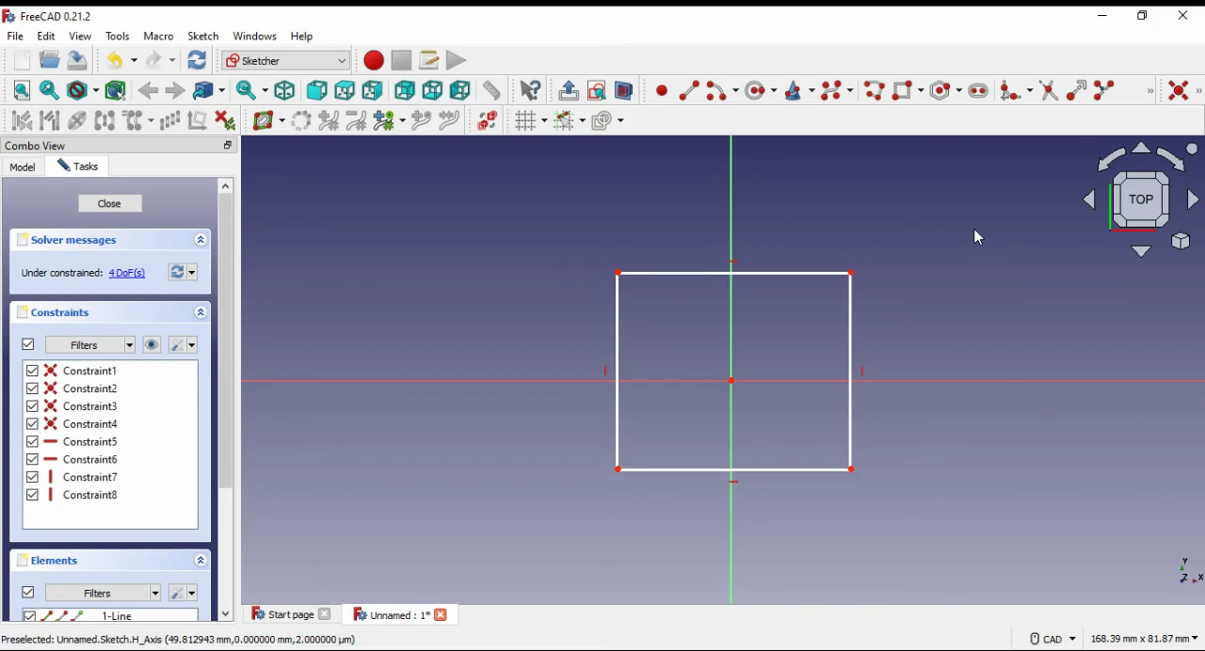 Image resolution: width=1205 pixels, height=651 pixels. Describe the element at coordinates (175, 91) in the screenshot. I see `forward` at that location.